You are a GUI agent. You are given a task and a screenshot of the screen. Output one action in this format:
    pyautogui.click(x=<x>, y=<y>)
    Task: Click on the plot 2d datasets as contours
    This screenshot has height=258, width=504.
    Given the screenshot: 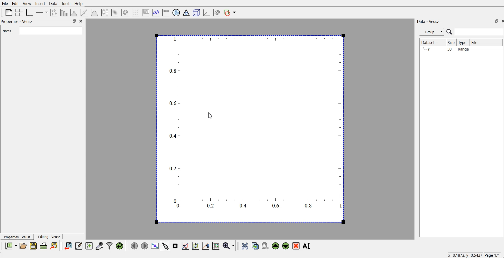 What is the action you would take?
    pyautogui.click(x=125, y=12)
    